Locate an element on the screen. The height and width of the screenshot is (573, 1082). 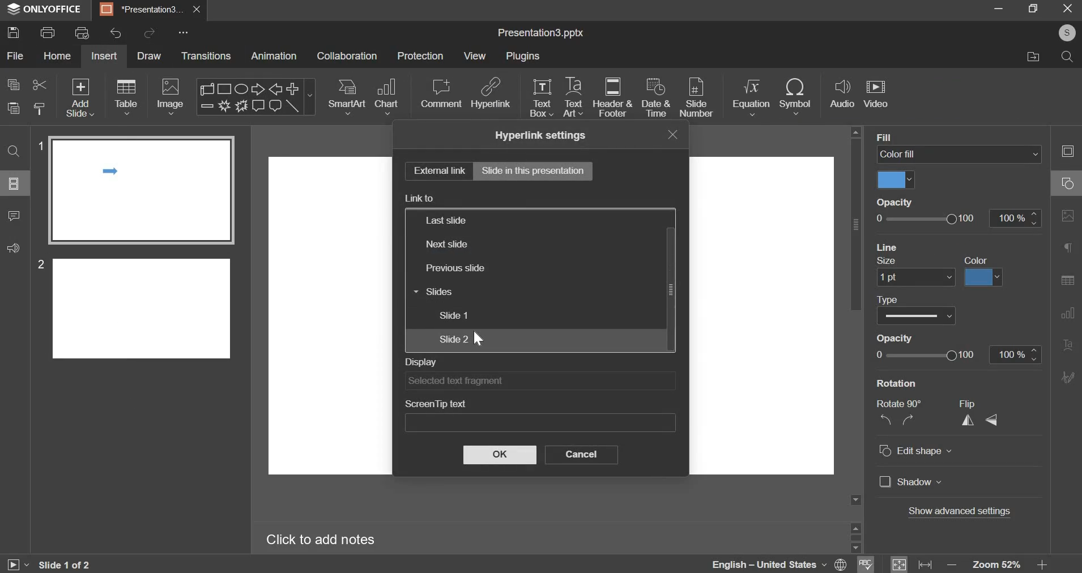
ScreenTip Text is located at coordinates (542, 423).